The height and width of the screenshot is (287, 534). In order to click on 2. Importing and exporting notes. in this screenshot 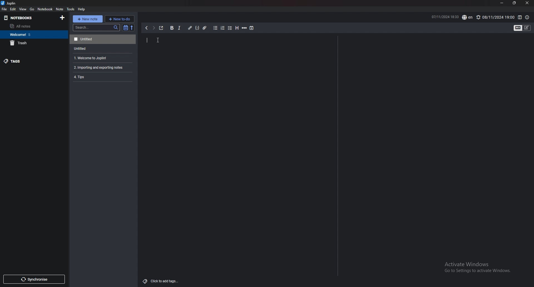, I will do `click(102, 67)`.